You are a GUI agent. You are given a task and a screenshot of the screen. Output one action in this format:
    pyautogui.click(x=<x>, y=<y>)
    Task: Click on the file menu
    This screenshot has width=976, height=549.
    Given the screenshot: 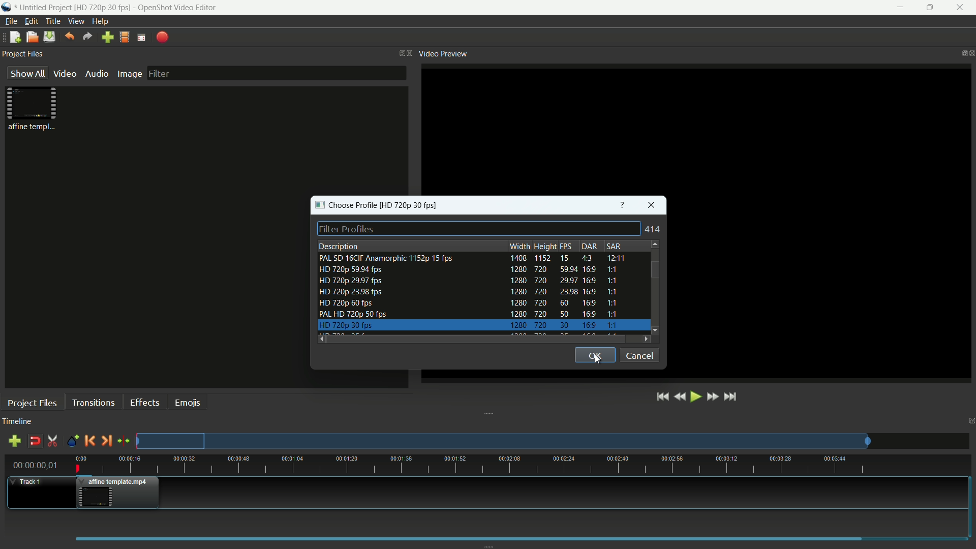 What is the action you would take?
    pyautogui.click(x=11, y=21)
    